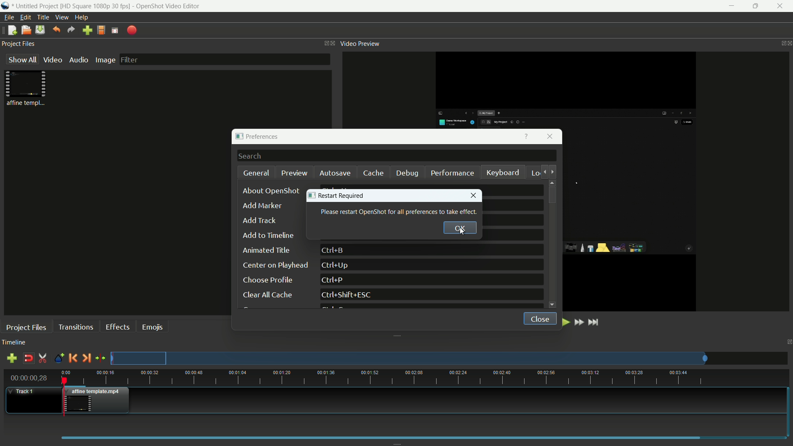  Describe the element at coordinates (115, 30) in the screenshot. I see `full screen` at that location.